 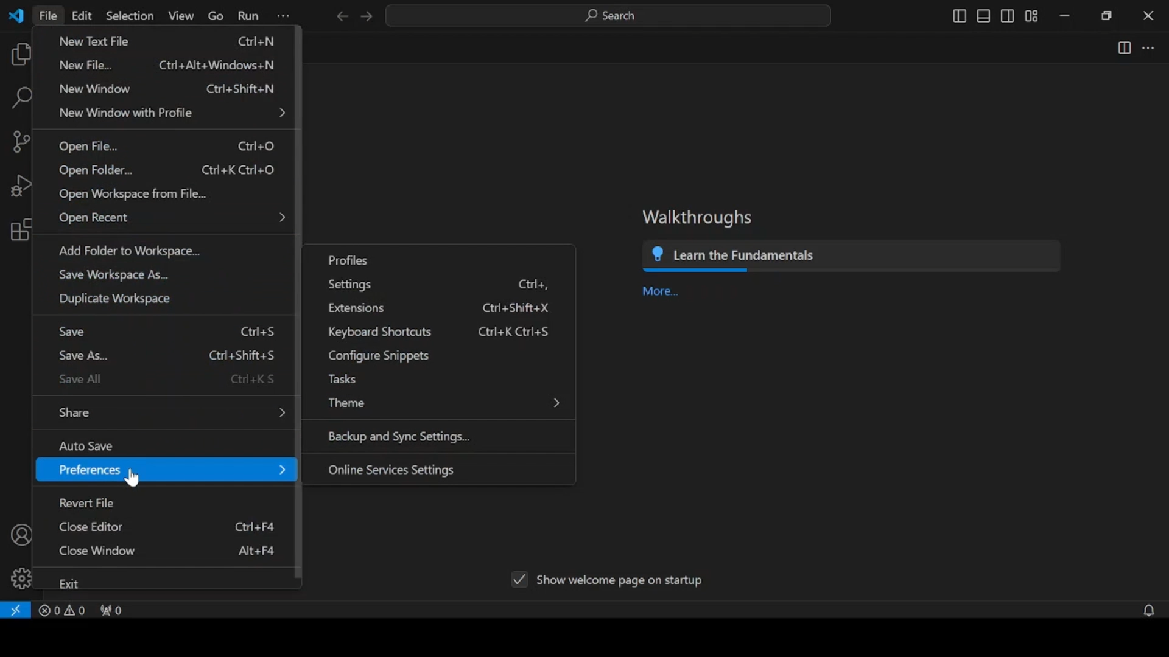 What do you see at coordinates (95, 41) in the screenshot?
I see `new text file` at bounding box center [95, 41].